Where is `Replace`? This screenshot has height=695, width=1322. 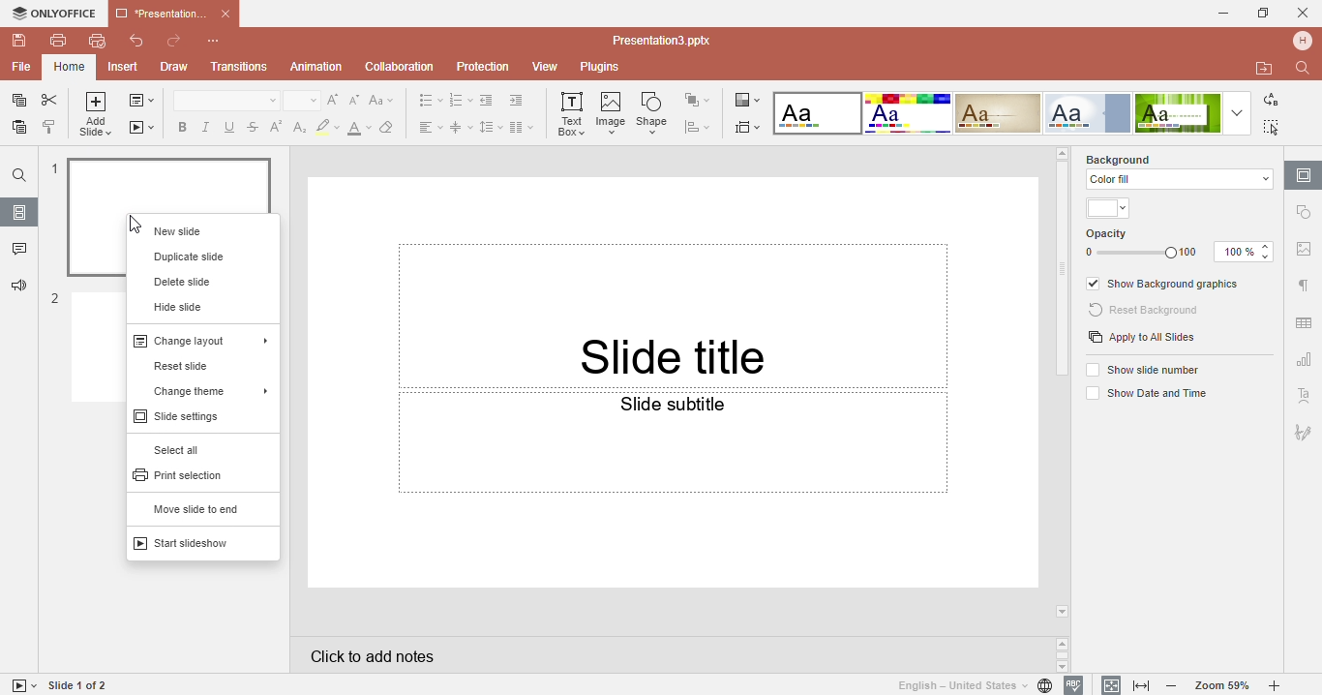 Replace is located at coordinates (1270, 101).